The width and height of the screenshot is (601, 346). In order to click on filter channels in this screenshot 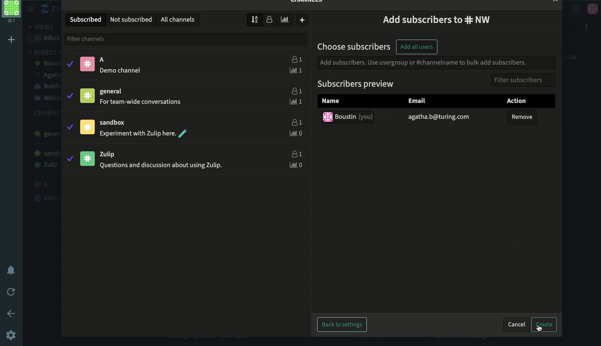, I will do `click(185, 39)`.